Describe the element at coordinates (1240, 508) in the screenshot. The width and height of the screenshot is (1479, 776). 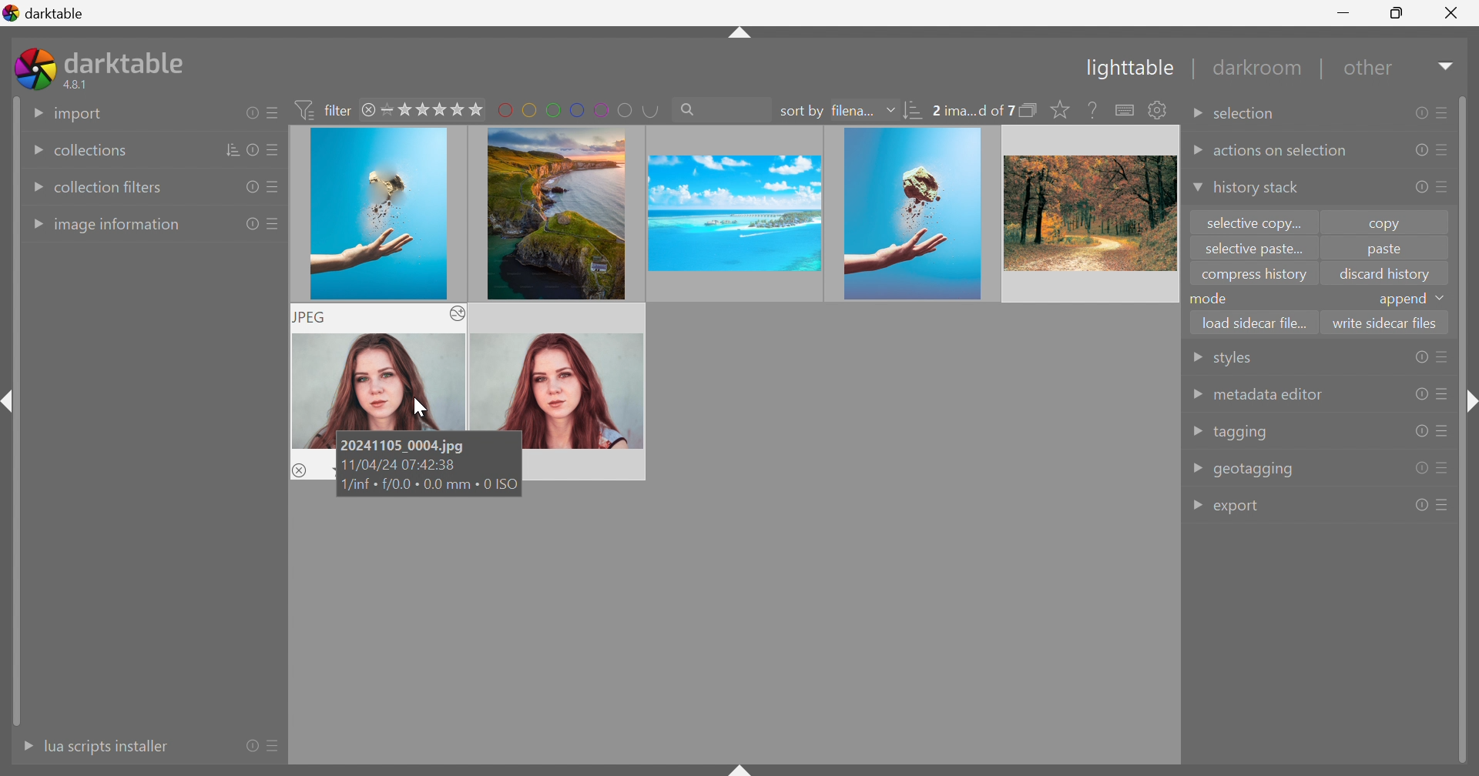
I see `export` at that location.